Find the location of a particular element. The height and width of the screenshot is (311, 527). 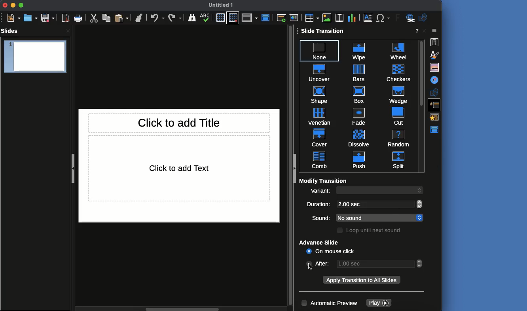

Collapse is located at coordinates (296, 169).